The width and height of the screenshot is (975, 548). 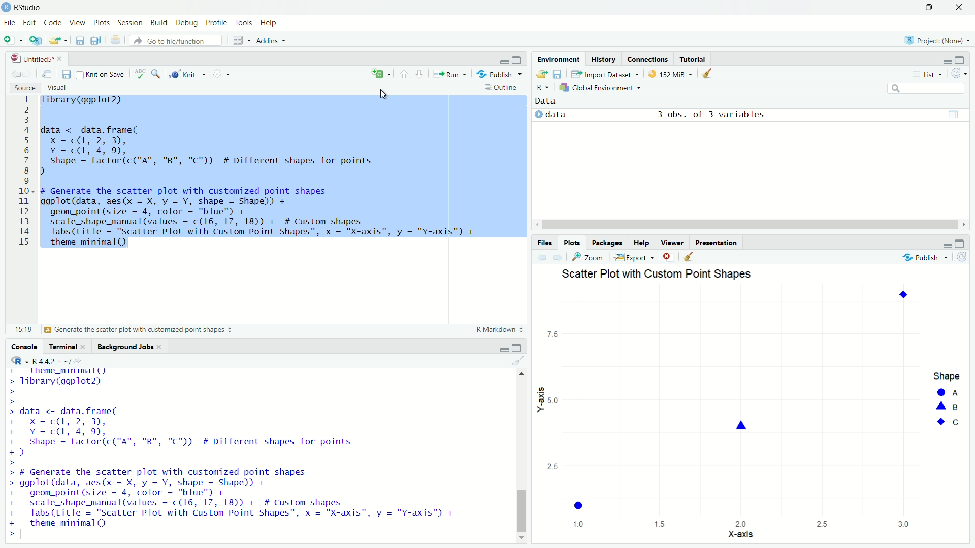 What do you see at coordinates (216, 22) in the screenshot?
I see `Profile` at bounding box center [216, 22].